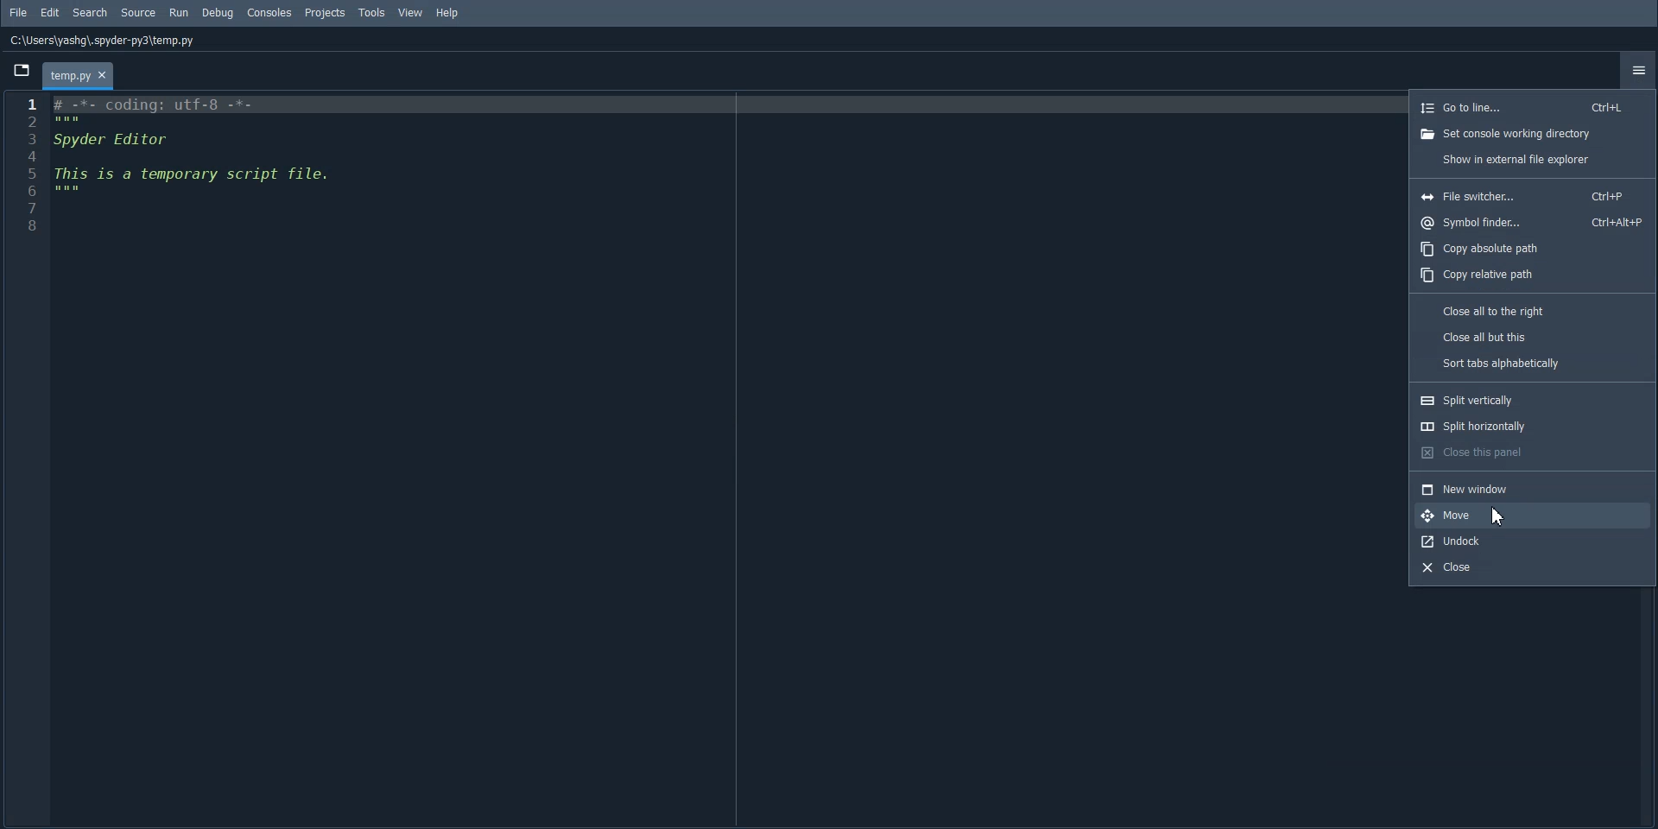 This screenshot has height=829, width=1658. What do you see at coordinates (103, 41) in the screenshot?
I see `C:\Users\yashg\.spyder-py3\temp.py` at bounding box center [103, 41].